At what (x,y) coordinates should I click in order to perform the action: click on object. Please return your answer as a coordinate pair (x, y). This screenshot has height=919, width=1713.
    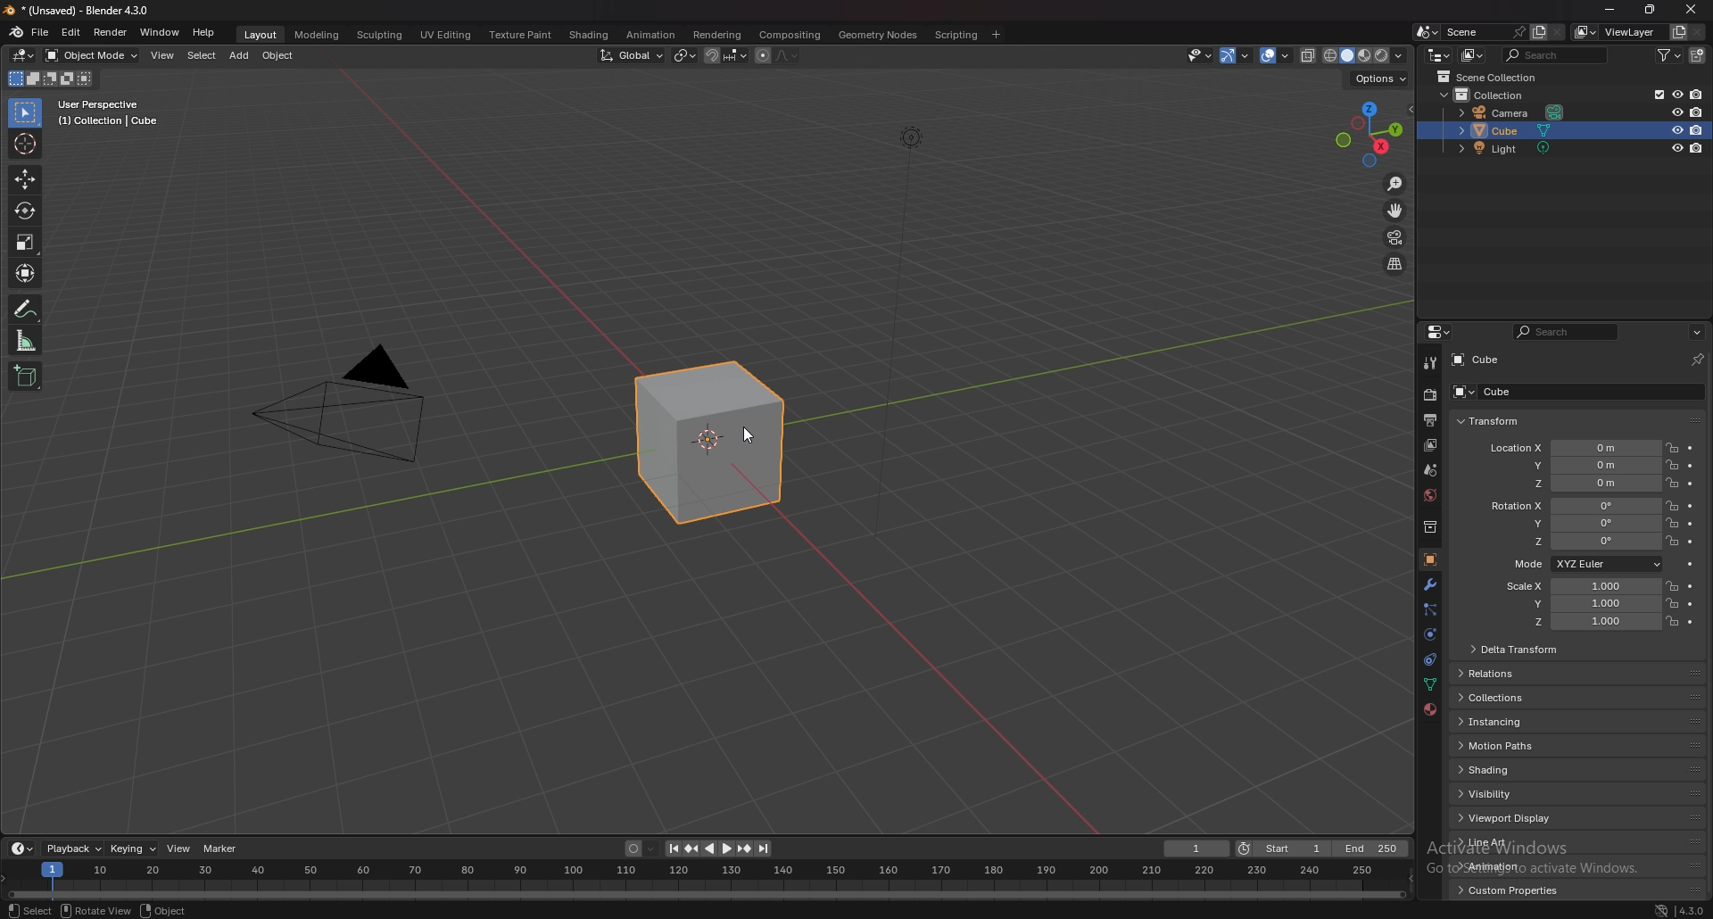
    Looking at the image, I should click on (278, 55).